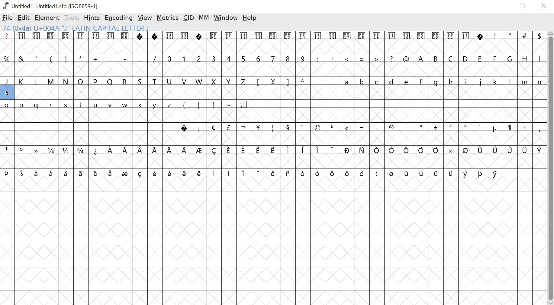  I want to click on help, so click(250, 18).